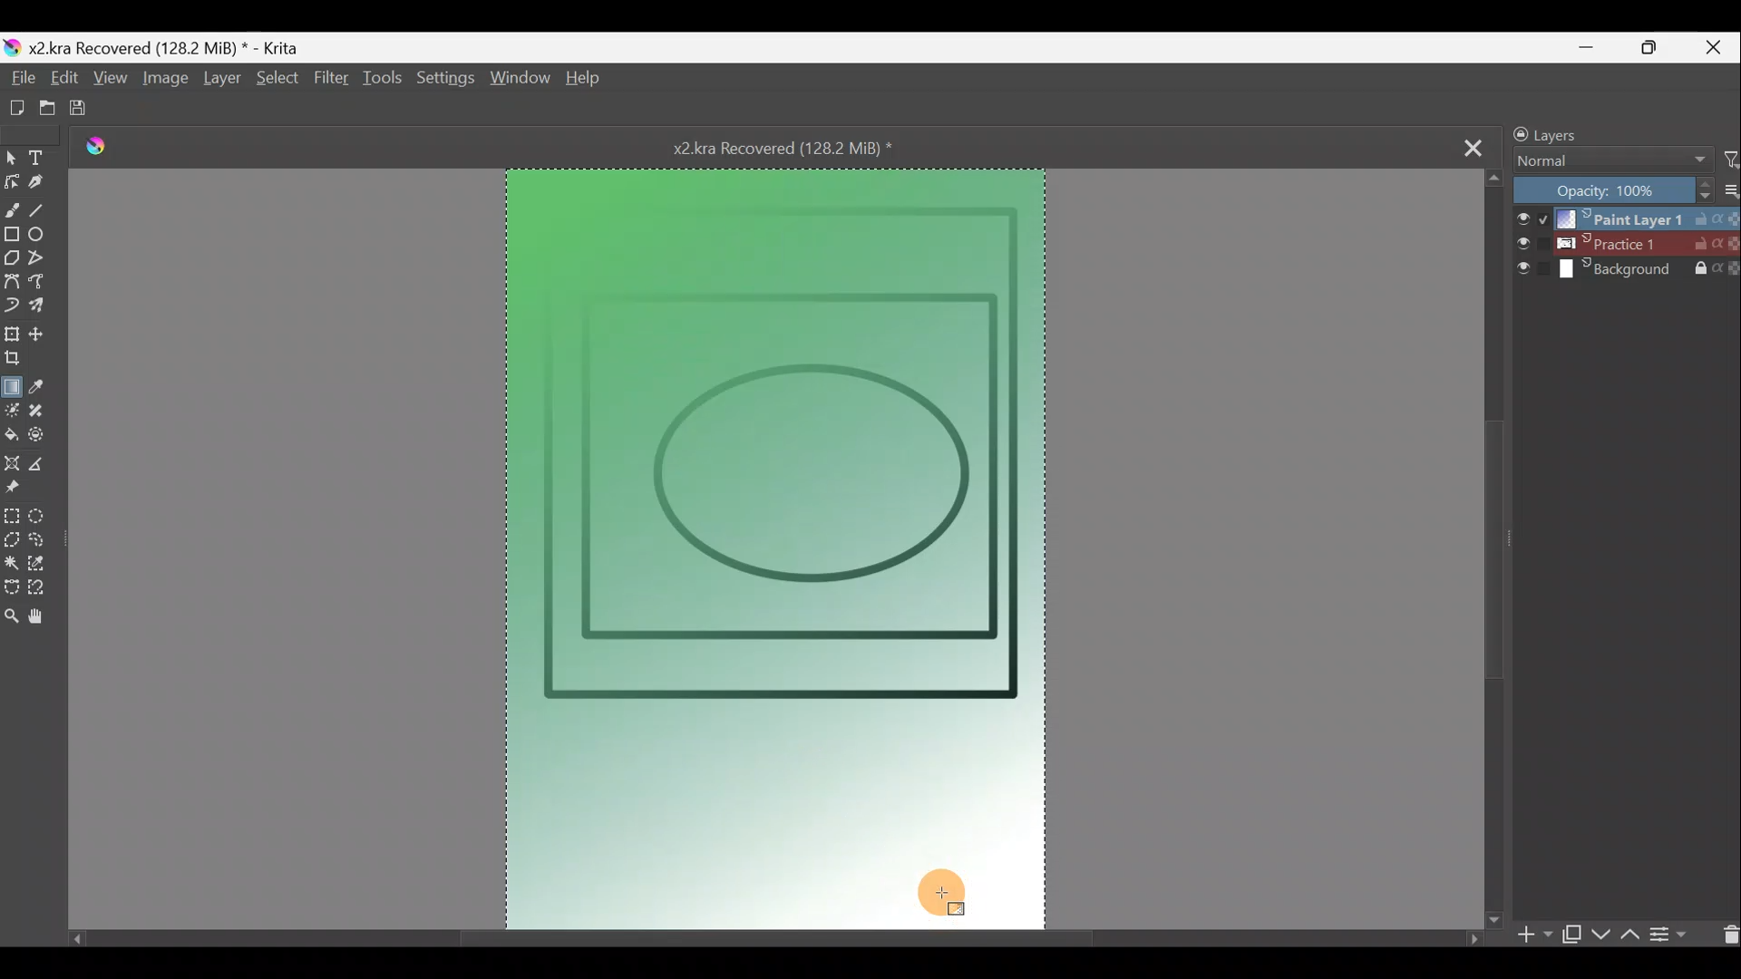 The width and height of the screenshot is (1741, 979). Describe the element at coordinates (770, 933) in the screenshot. I see `Scroll bar` at that location.